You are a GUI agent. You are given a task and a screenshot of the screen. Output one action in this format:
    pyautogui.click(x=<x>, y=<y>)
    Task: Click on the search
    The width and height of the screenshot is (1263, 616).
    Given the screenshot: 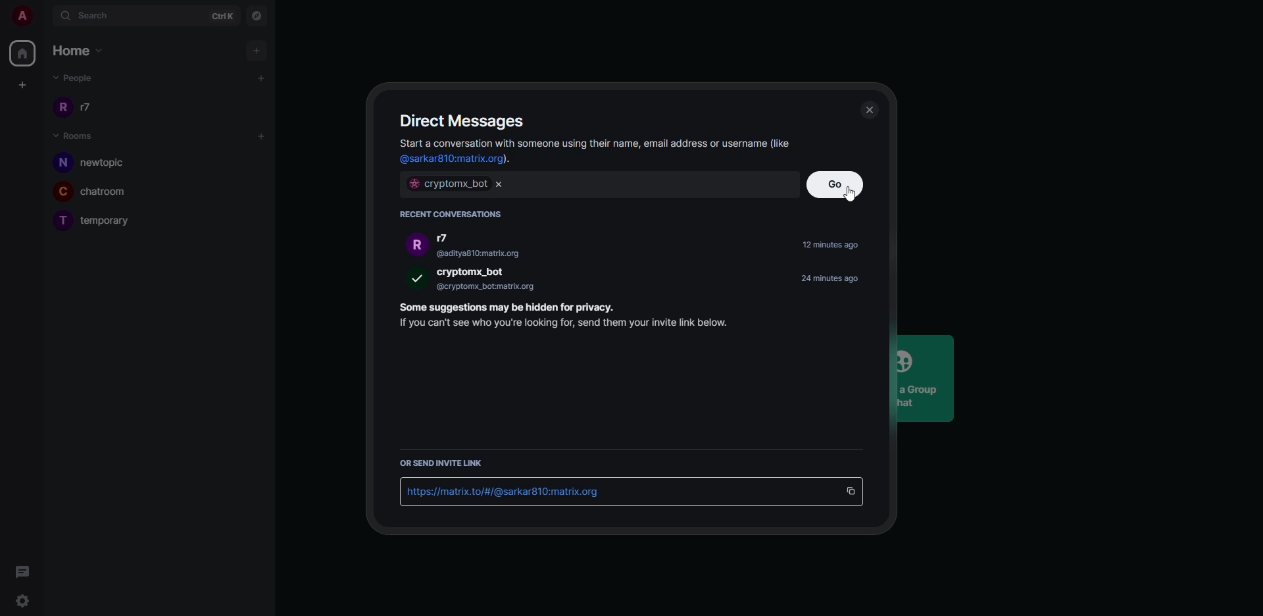 What is the action you would take?
    pyautogui.click(x=92, y=16)
    